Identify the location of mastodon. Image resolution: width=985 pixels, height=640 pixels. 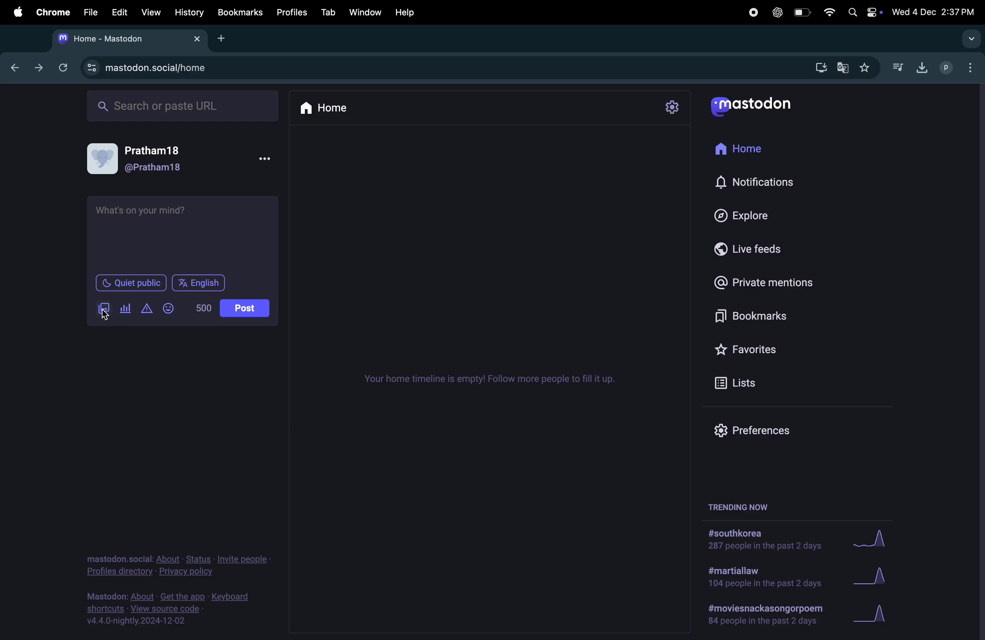
(751, 103).